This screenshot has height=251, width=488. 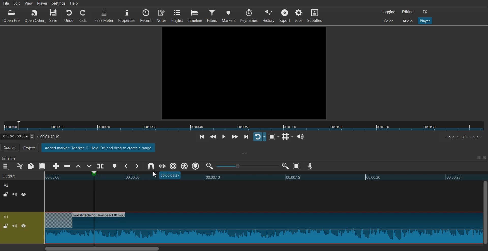 What do you see at coordinates (479, 158) in the screenshot?
I see `Maximize` at bounding box center [479, 158].